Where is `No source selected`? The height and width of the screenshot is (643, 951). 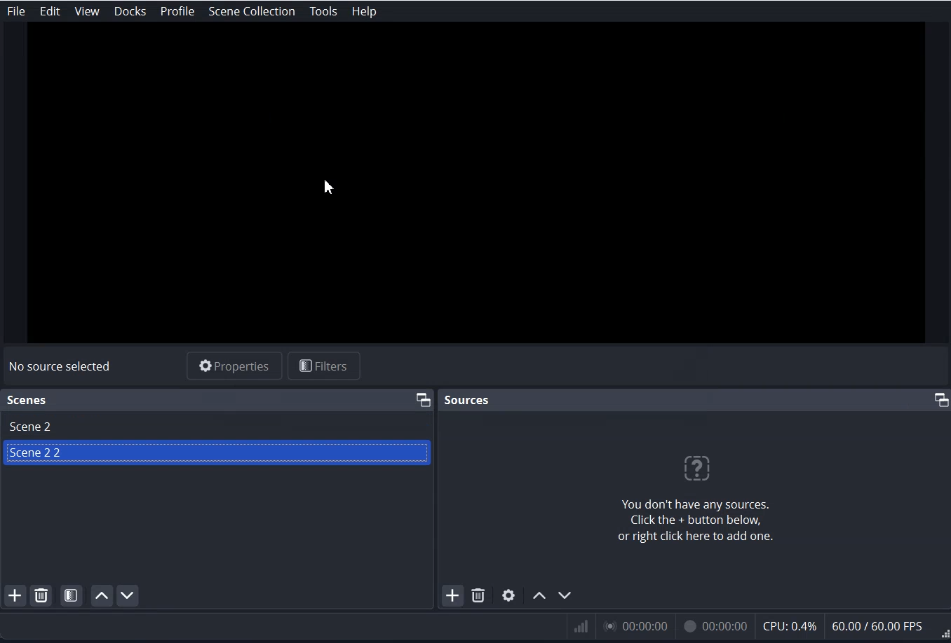 No source selected is located at coordinates (60, 367).